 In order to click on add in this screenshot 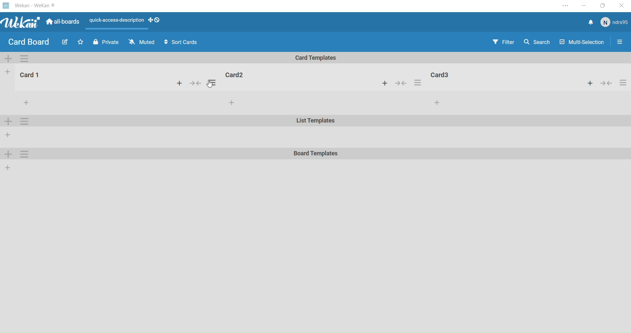, I will do `click(9, 135)`.